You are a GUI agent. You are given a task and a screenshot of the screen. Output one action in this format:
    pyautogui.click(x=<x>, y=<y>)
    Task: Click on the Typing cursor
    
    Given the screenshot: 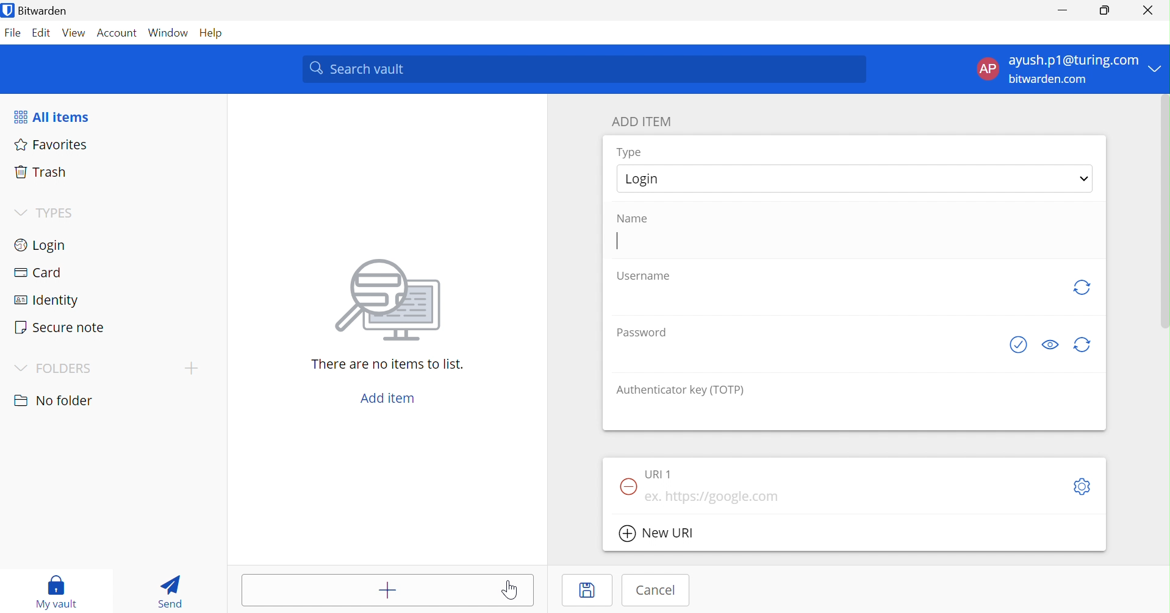 What is the action you would take?
    pyautogui.click(x=617, y=241)
    